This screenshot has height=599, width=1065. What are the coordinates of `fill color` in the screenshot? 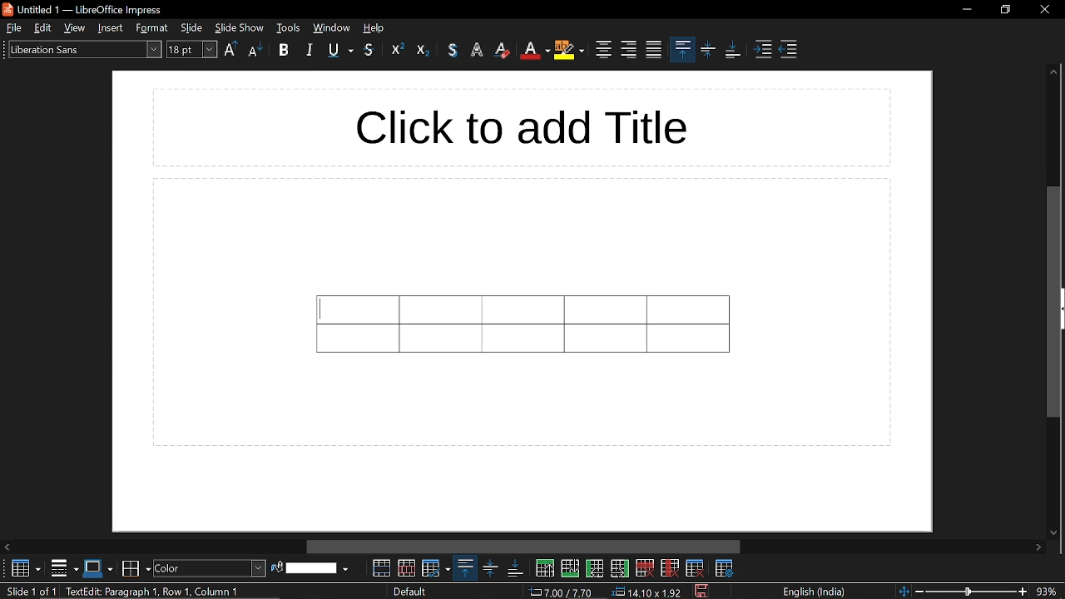 It's located at (275, 567).